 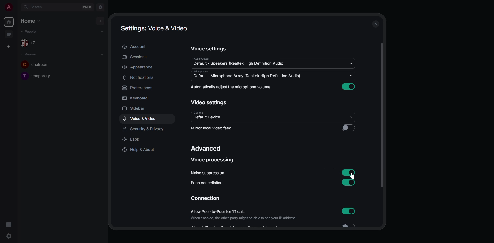 I want to click on people, so click(x=30, y=32).